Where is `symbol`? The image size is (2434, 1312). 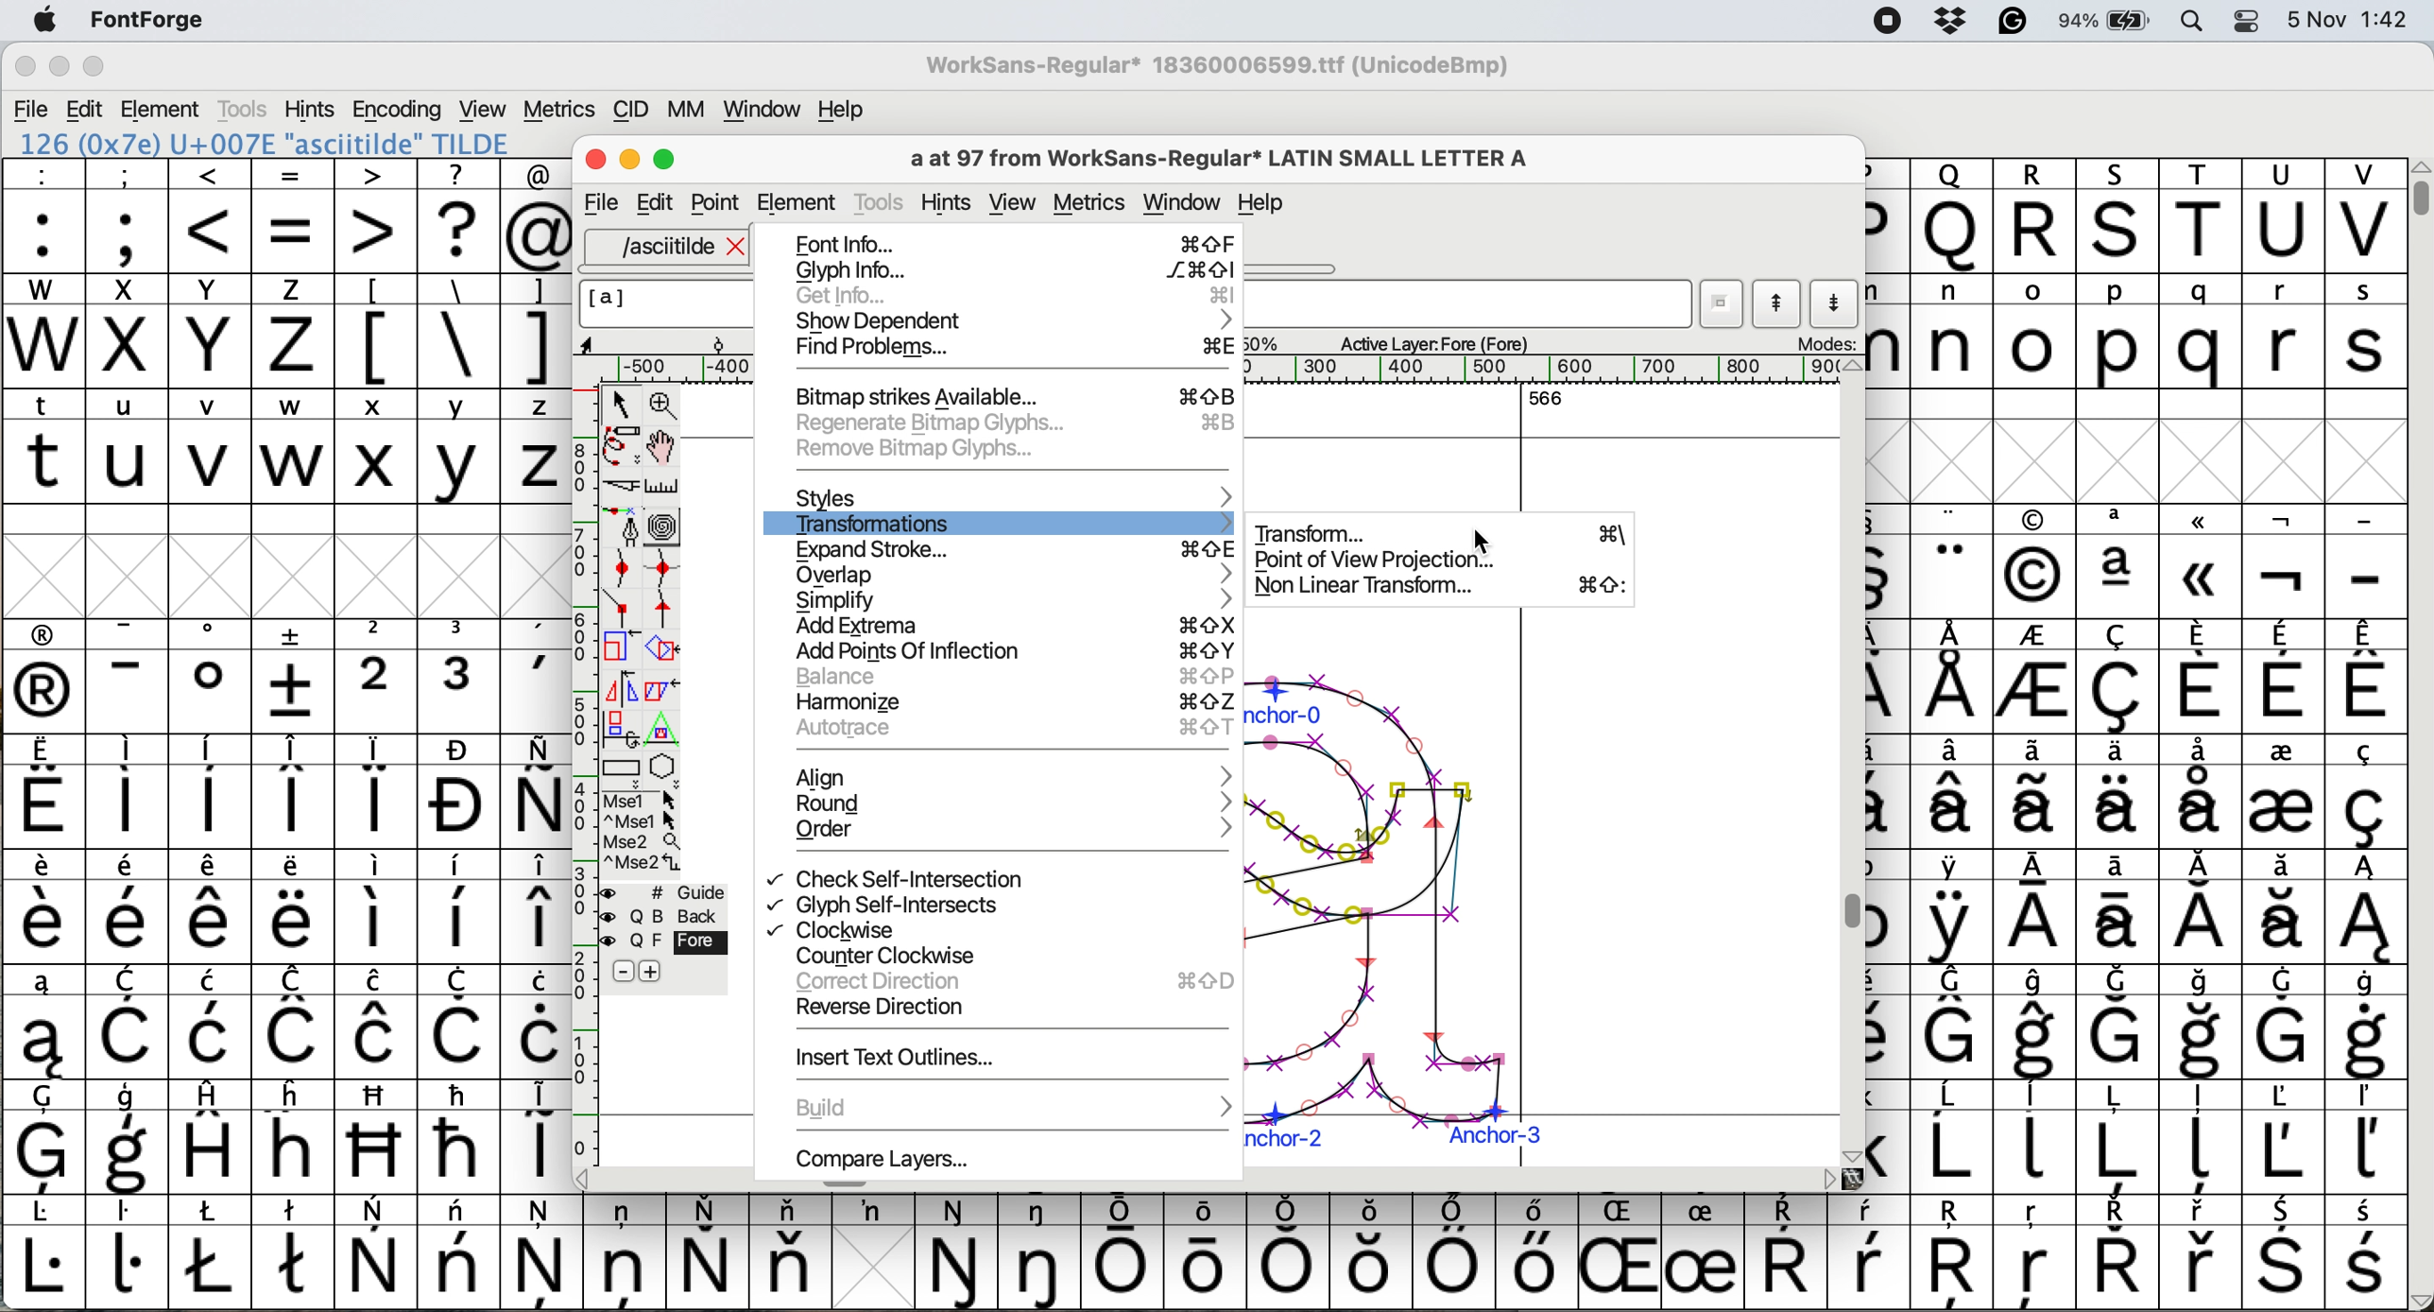 symbol is located at coordinates (211, 1252).